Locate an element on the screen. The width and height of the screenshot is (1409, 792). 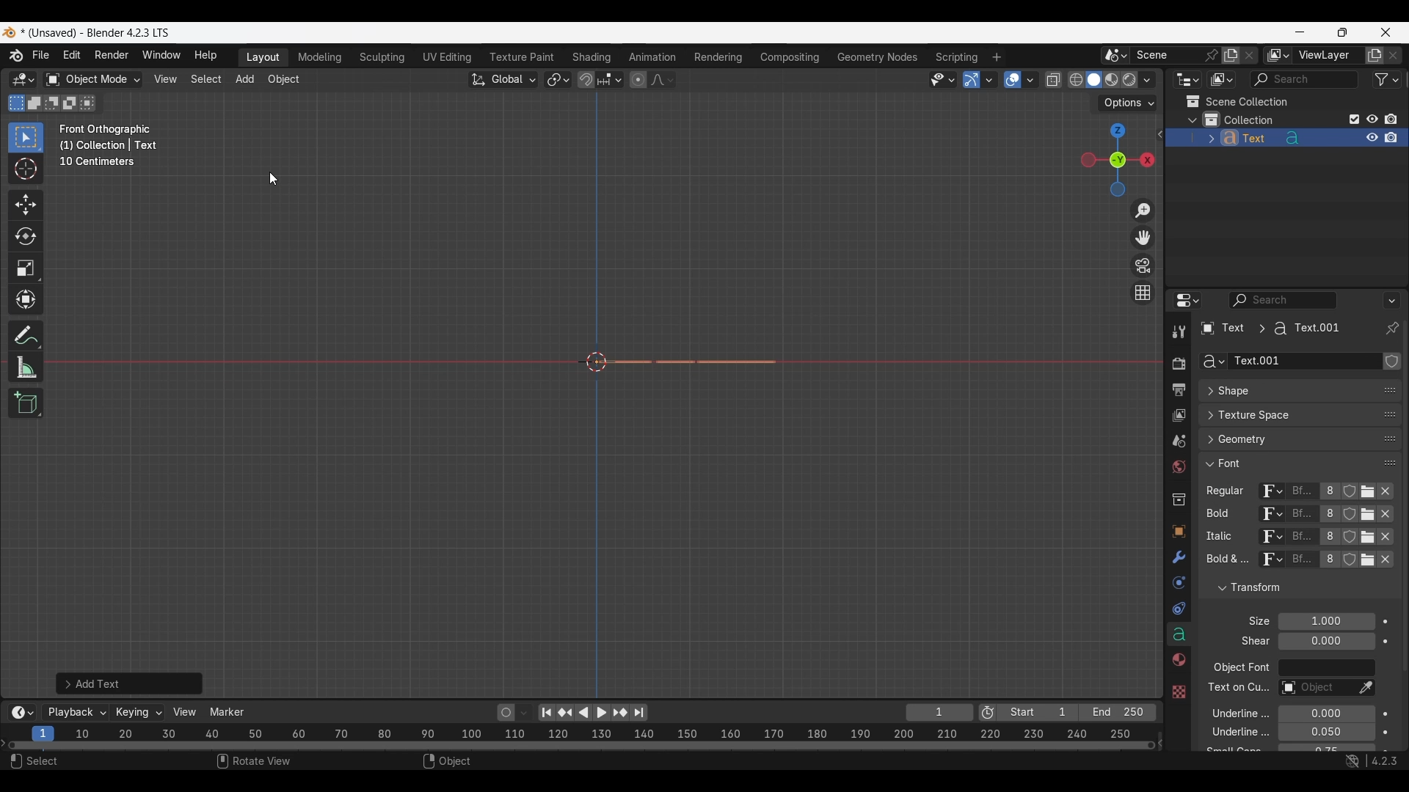
Options for the properties editor is located at coordinates (1393, 300).